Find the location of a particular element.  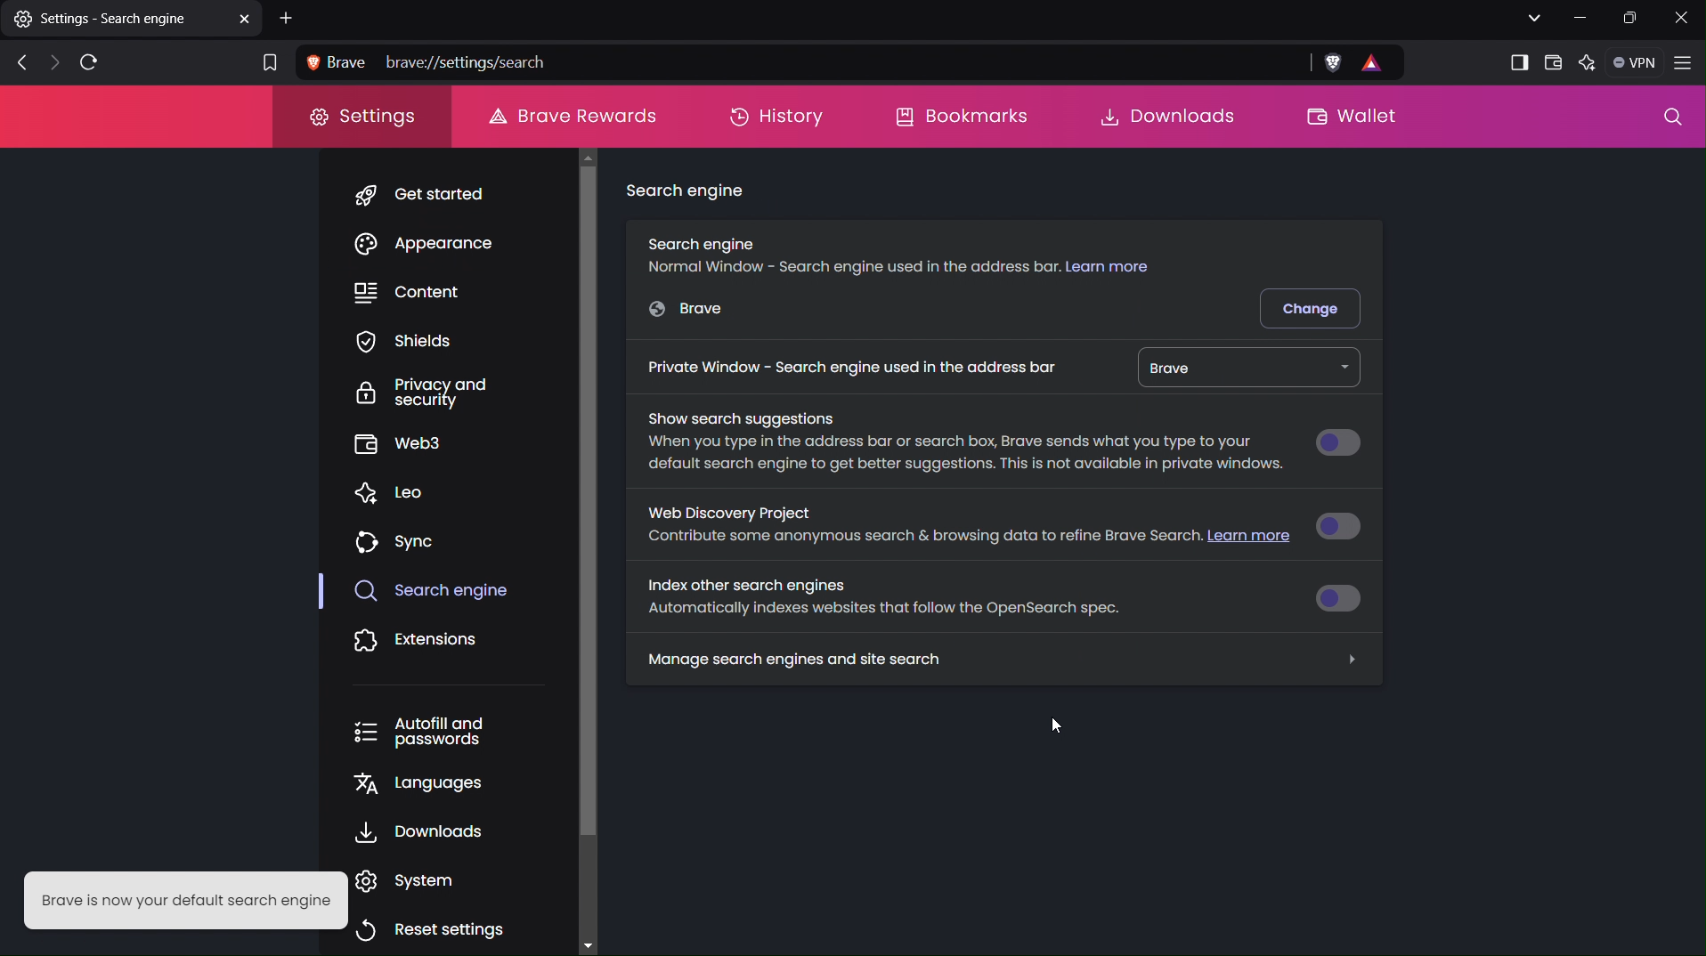

Rewards is located at coordinates (1381, 63).